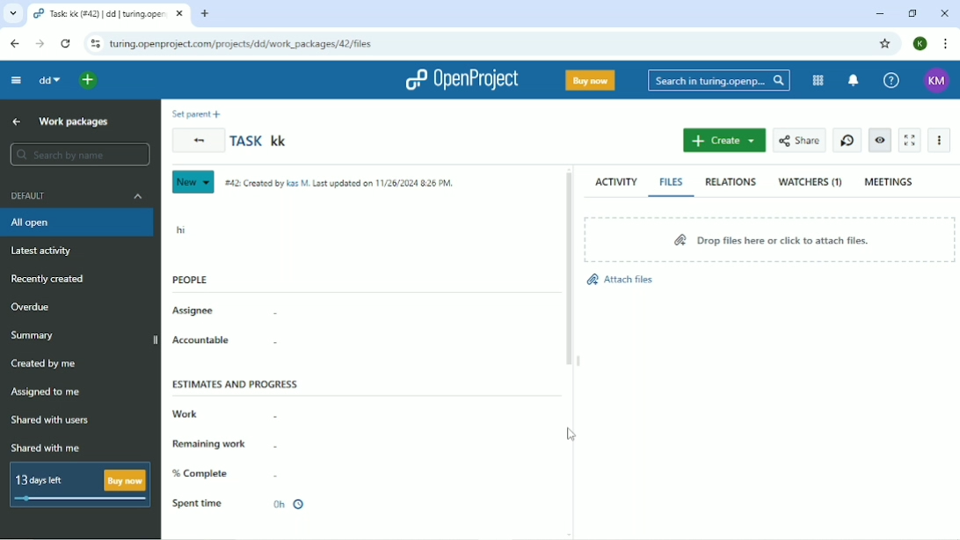  What do you see at coordinates (201, 473) in the screenshot?
I see `% Complete` at bounding box center [201, 473].